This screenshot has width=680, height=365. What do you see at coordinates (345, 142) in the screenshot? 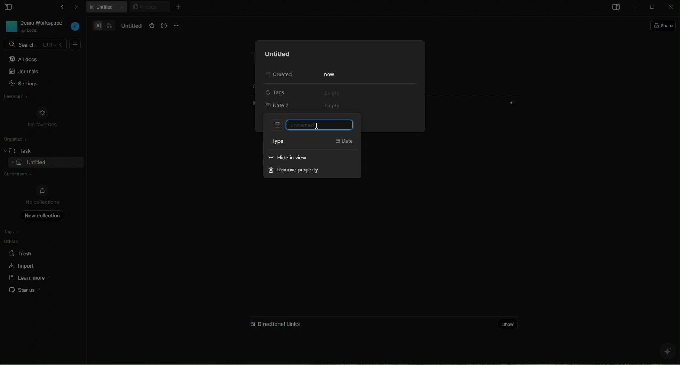
I see `date` at bounding box center [345, 142].